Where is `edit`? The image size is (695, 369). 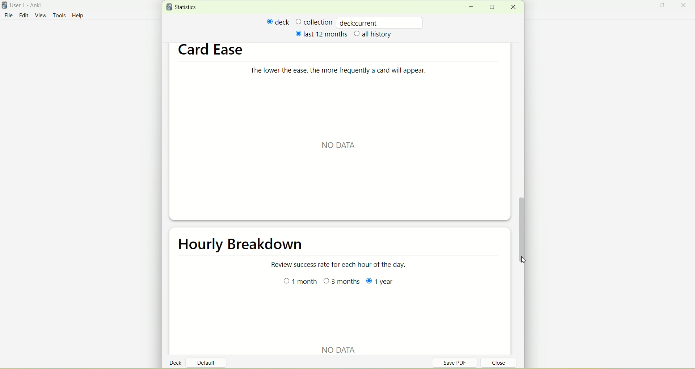
edit is located at coordinates (24, 15).